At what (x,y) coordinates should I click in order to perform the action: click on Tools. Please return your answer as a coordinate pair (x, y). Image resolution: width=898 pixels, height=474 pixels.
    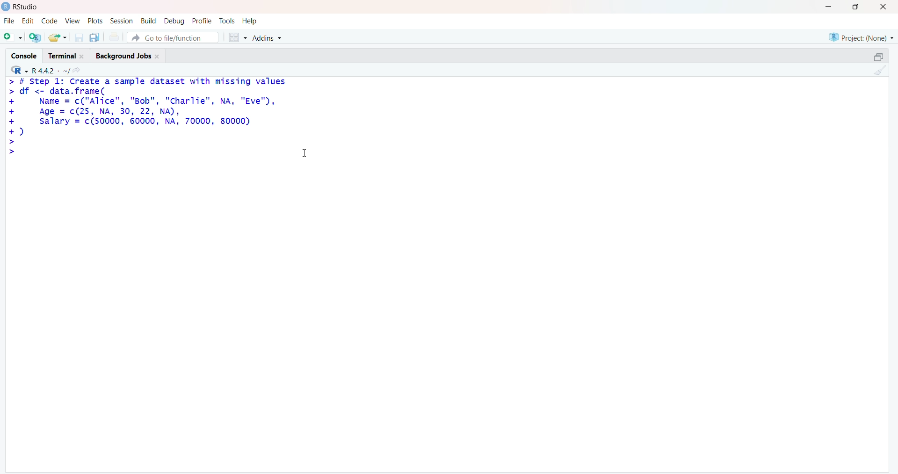
    Looking at the image, I should click on (228, 21).